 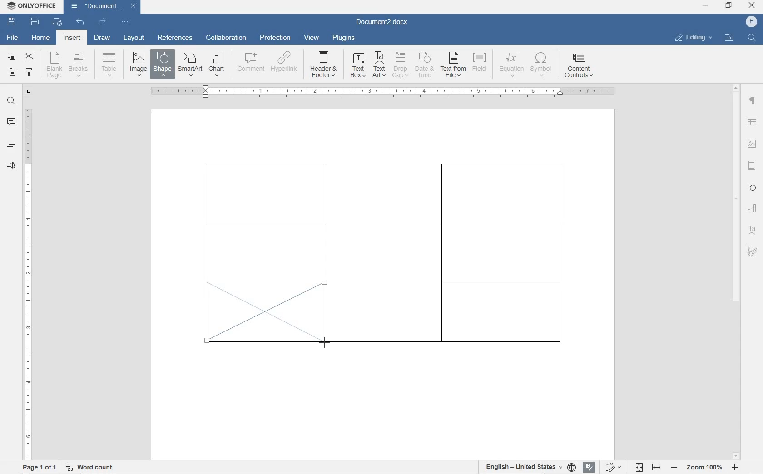 I want to click on table, so click(x=752, y=123).